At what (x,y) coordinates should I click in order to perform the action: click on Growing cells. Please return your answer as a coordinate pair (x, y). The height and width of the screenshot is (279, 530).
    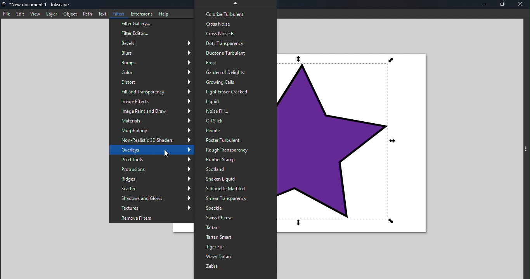
    Looking at the image, I should click on (235, 81).